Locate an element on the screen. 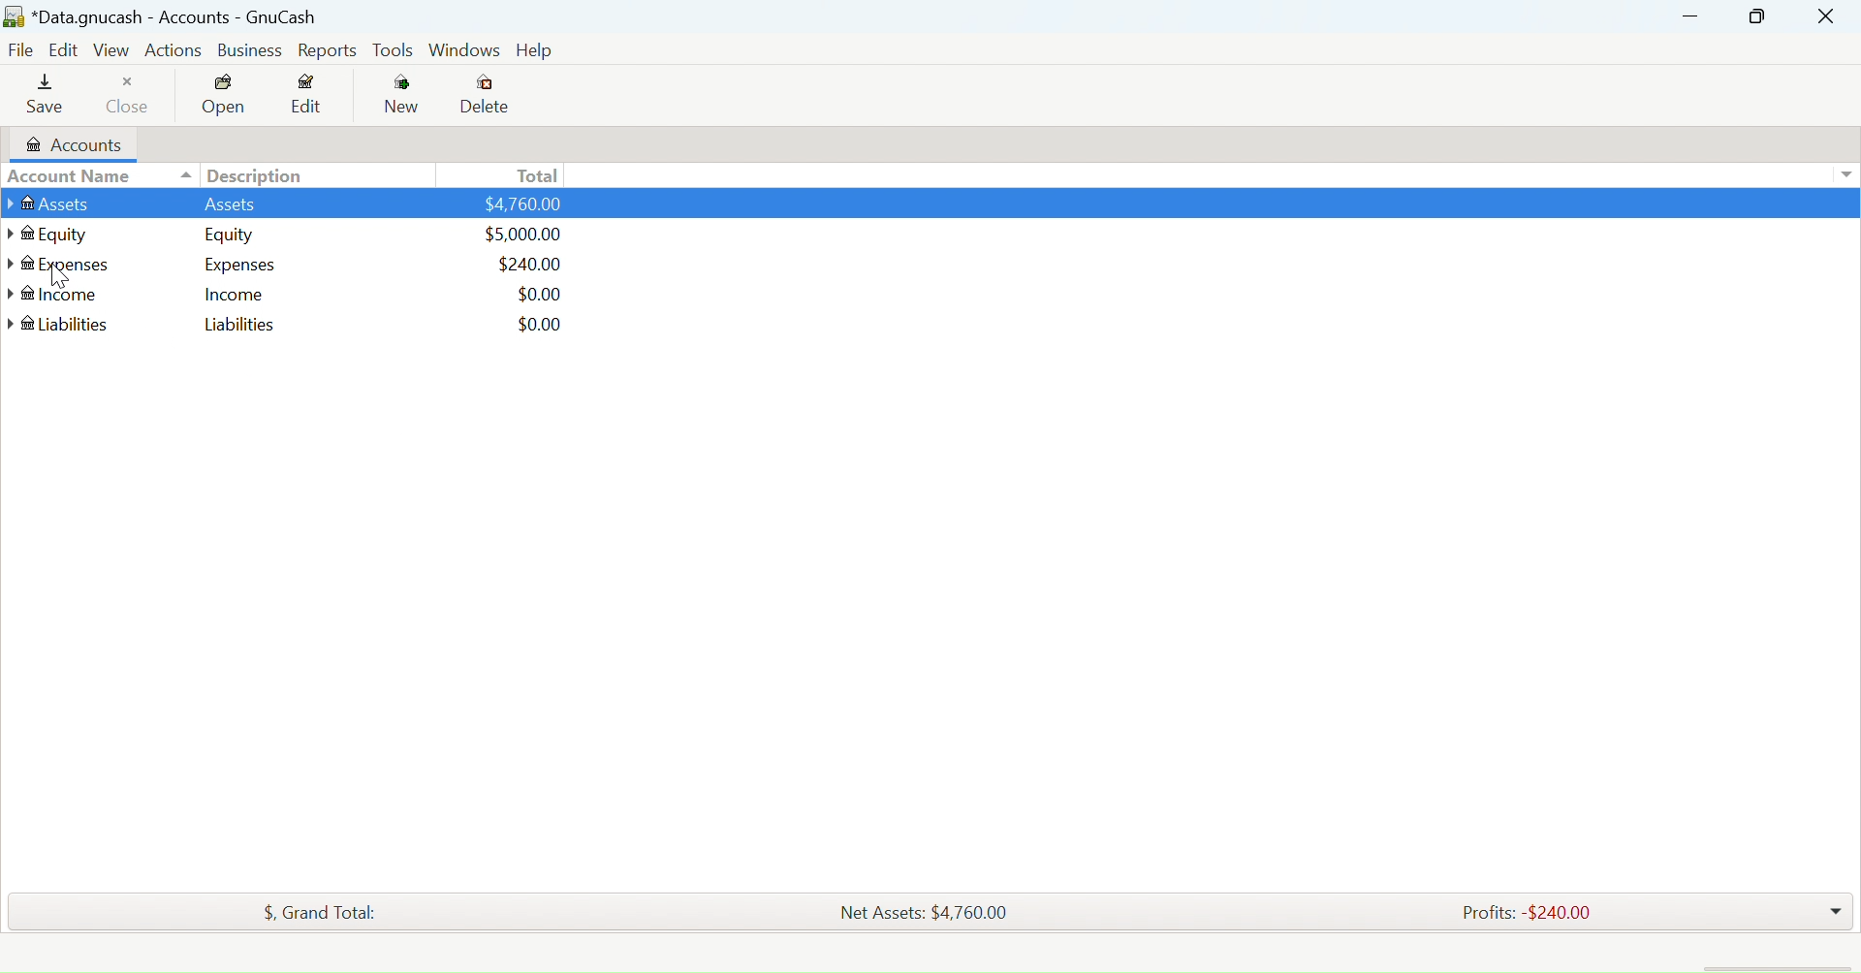  Help is located at coordinates (532, 50).